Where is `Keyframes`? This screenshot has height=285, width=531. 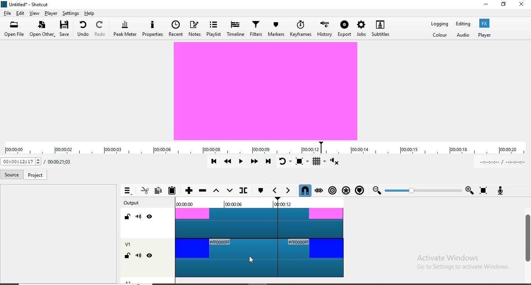 Keyframes is located at coordinates (300, 28).